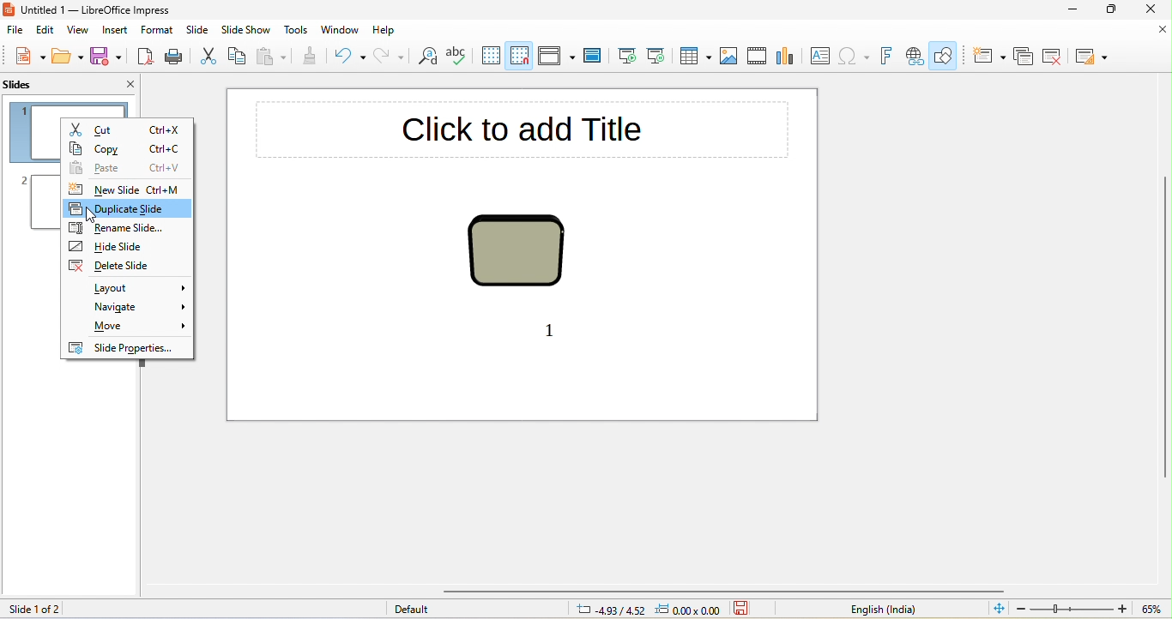  Describe the element at coordinates (611, 610) in the screenshot. I see `4.93/4.52` at that location.